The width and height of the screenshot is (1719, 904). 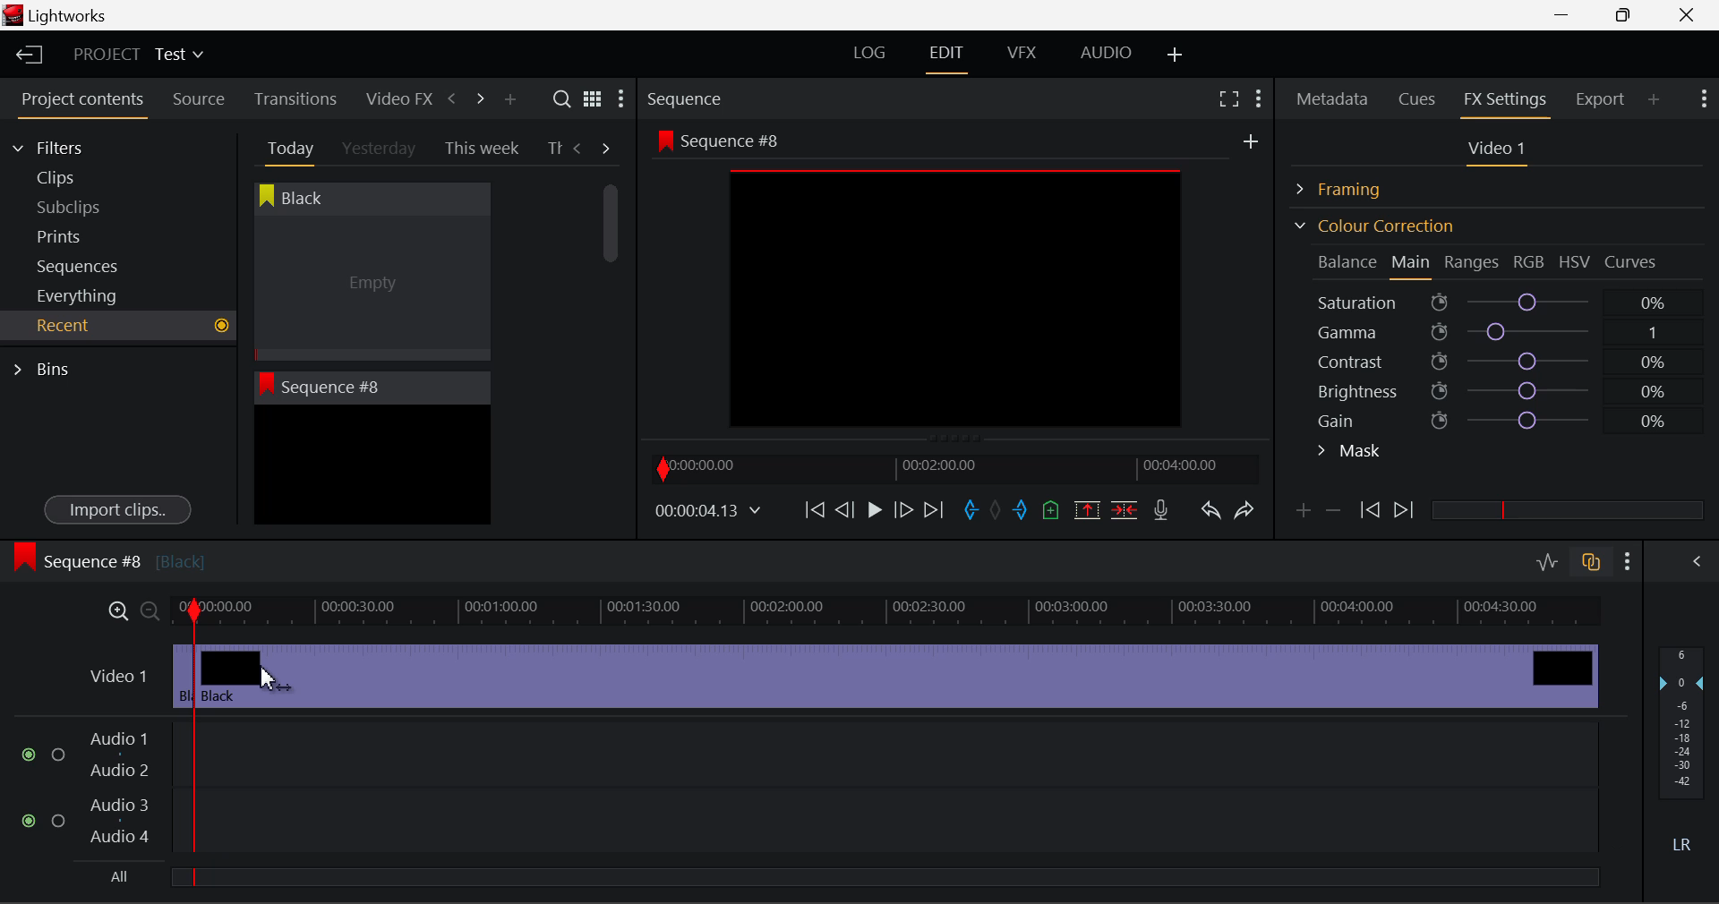 I want to click on Restore Down, so click(x=1568, y=15).